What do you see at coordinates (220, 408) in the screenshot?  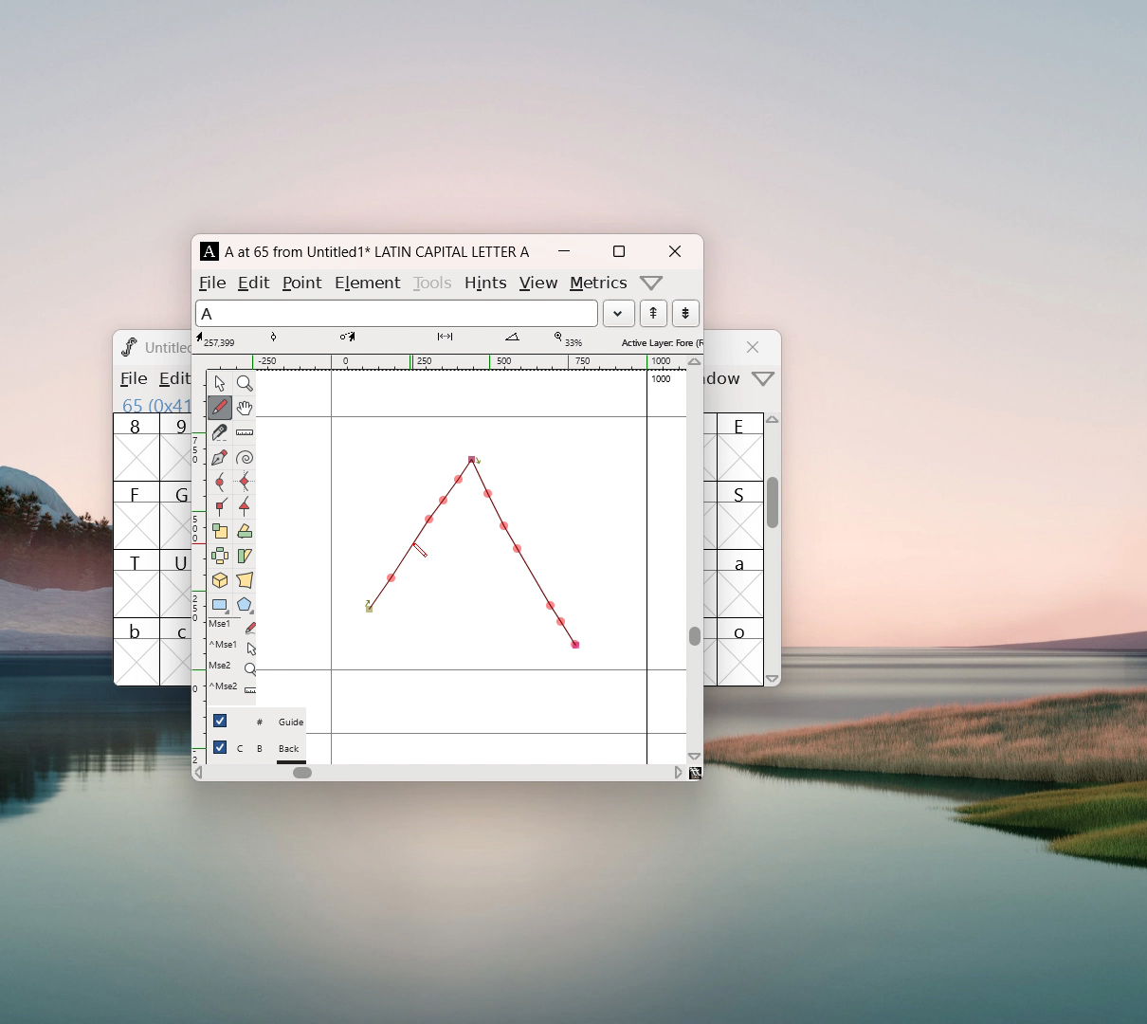 I see `draw a freehand curve` at bounding box center [220, 408].